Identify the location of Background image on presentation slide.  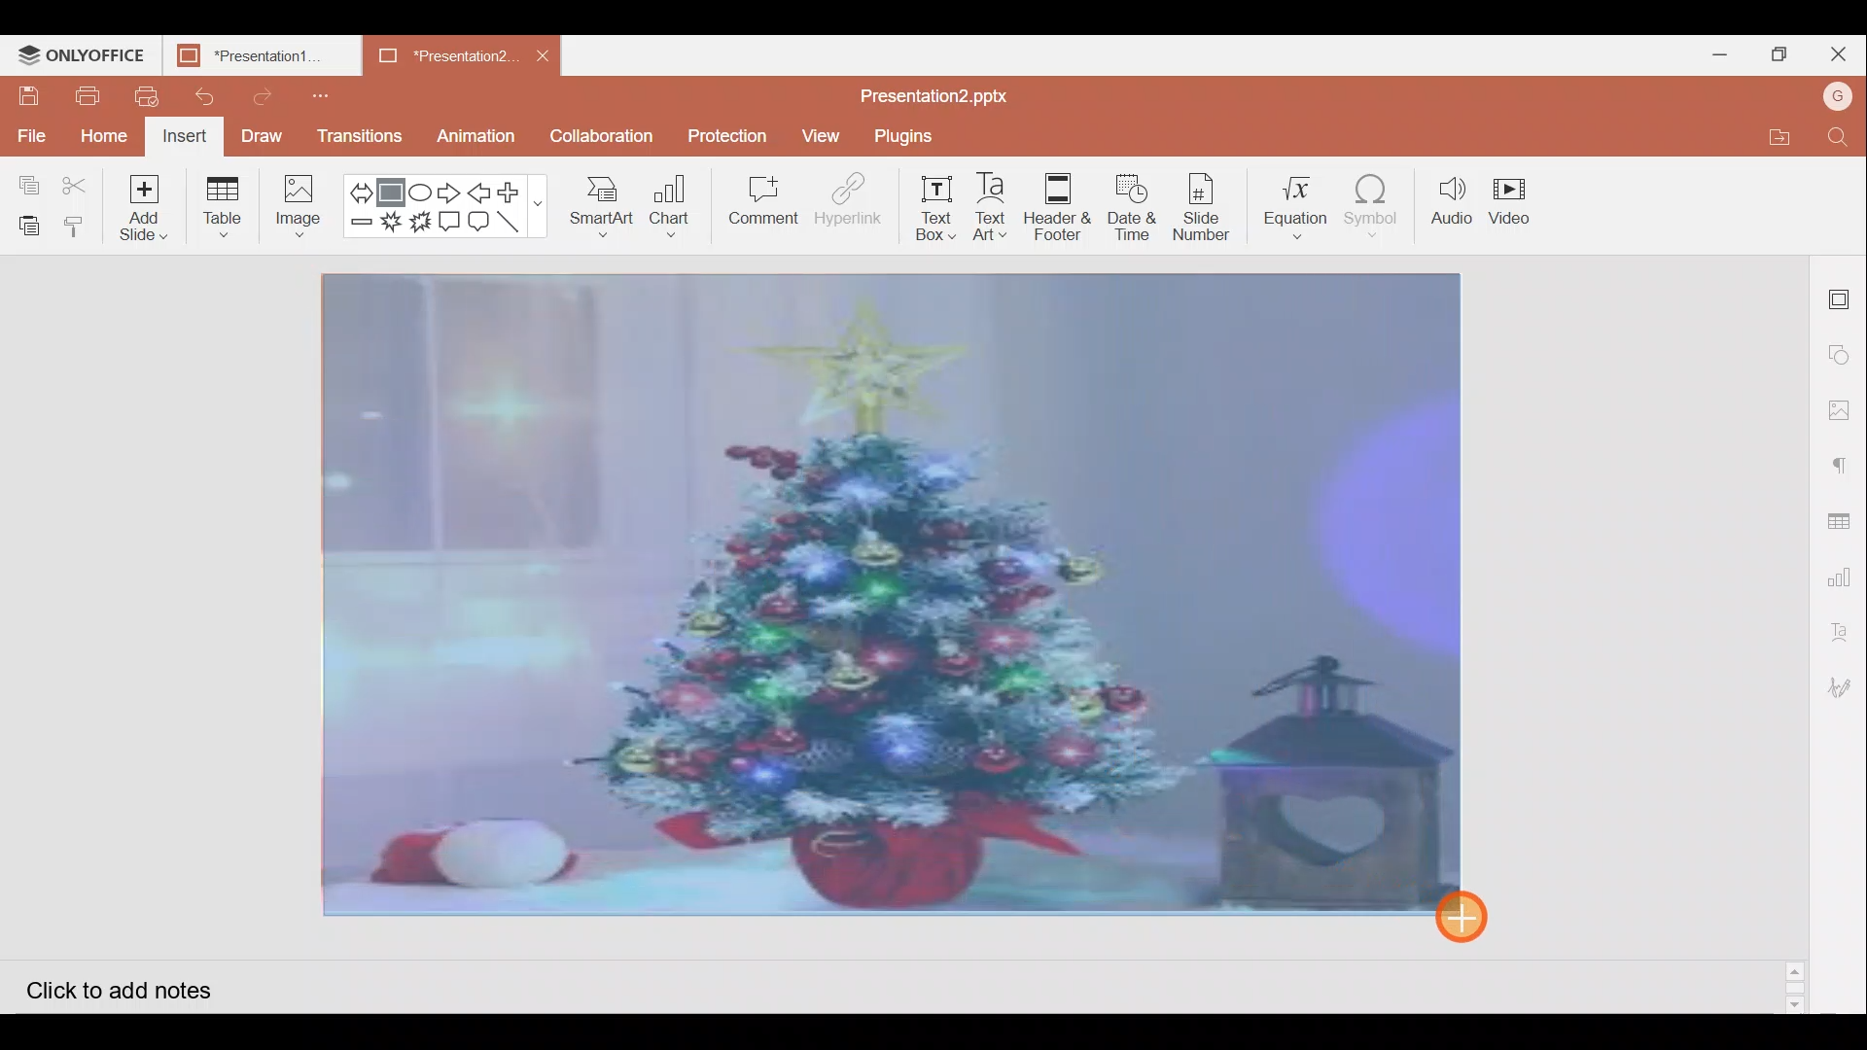
(892, 593).